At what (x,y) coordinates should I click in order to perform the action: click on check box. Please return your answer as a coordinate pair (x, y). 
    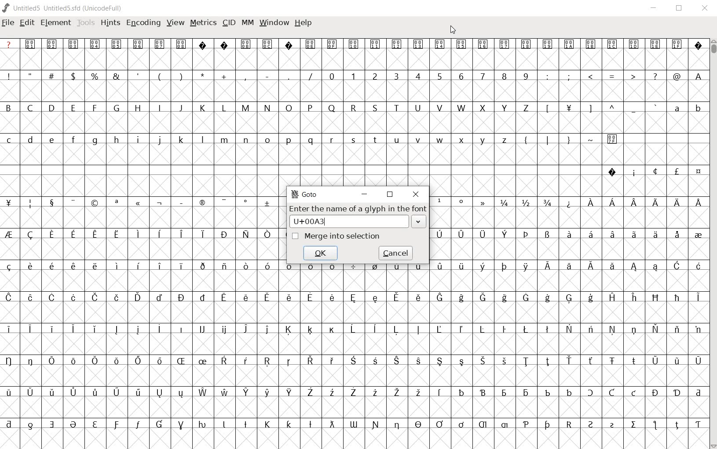
    Looking at the image, I should click on (295, 236).